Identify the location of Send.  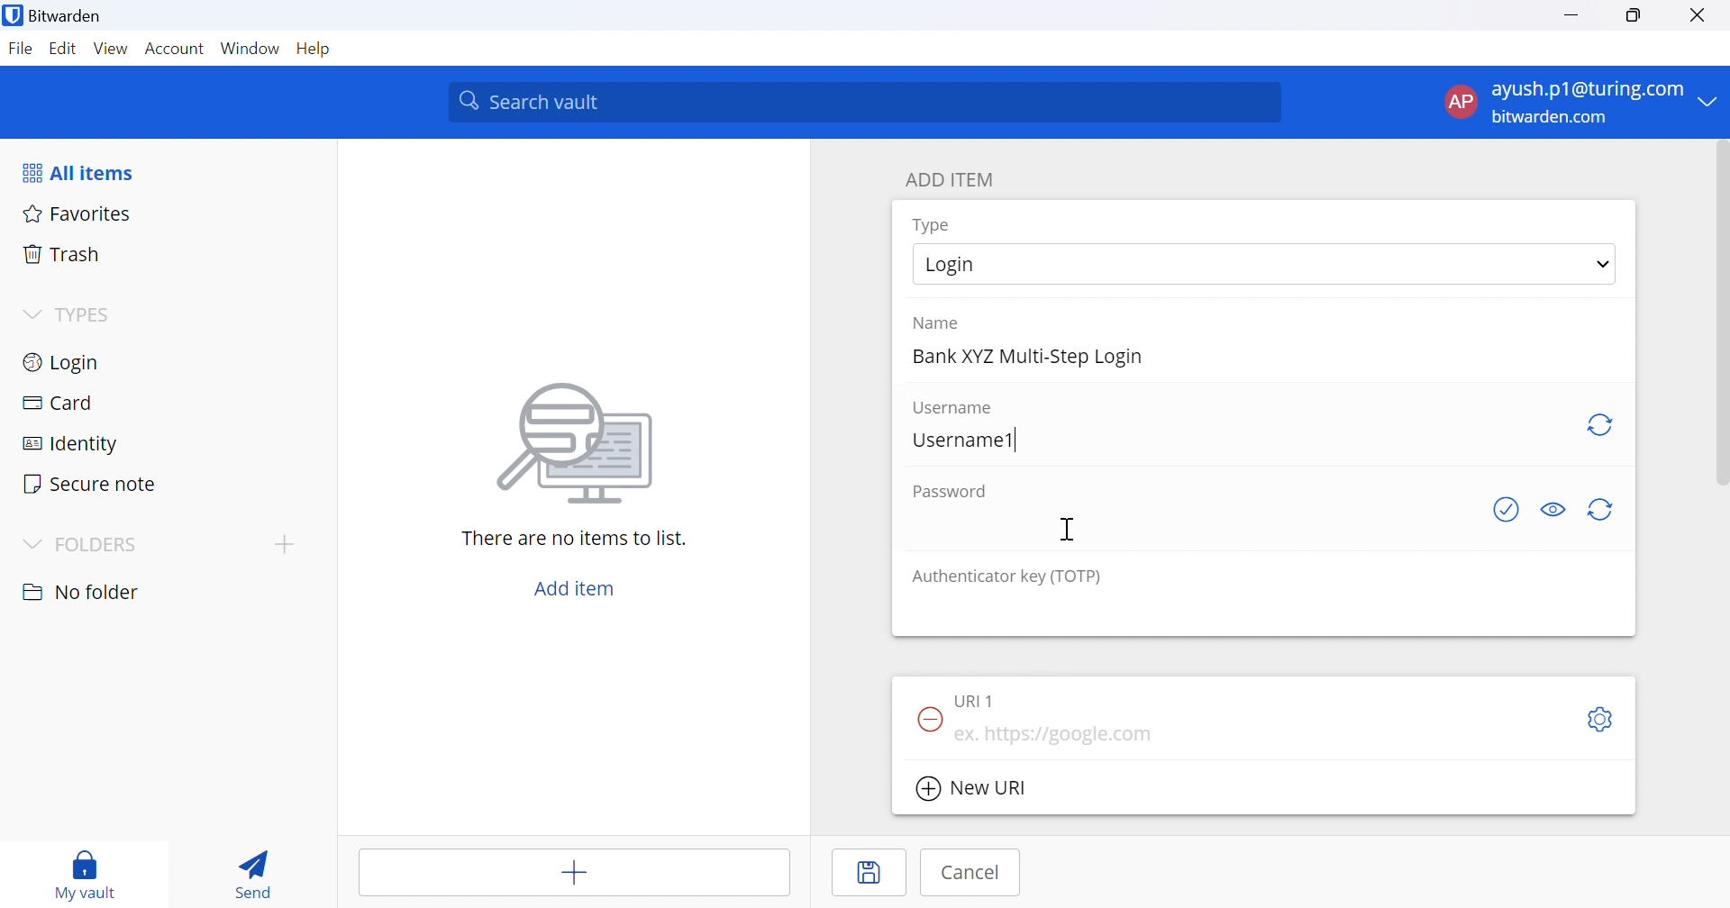
(257, 869).